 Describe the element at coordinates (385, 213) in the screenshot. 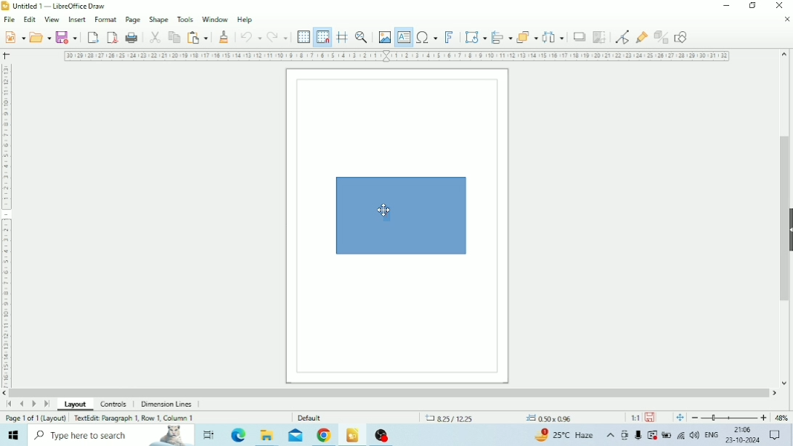

I see `Cursor` at that location.